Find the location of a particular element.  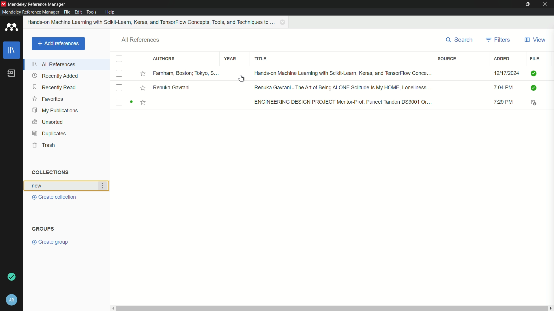

recently read is located at coordinates (55, 87).